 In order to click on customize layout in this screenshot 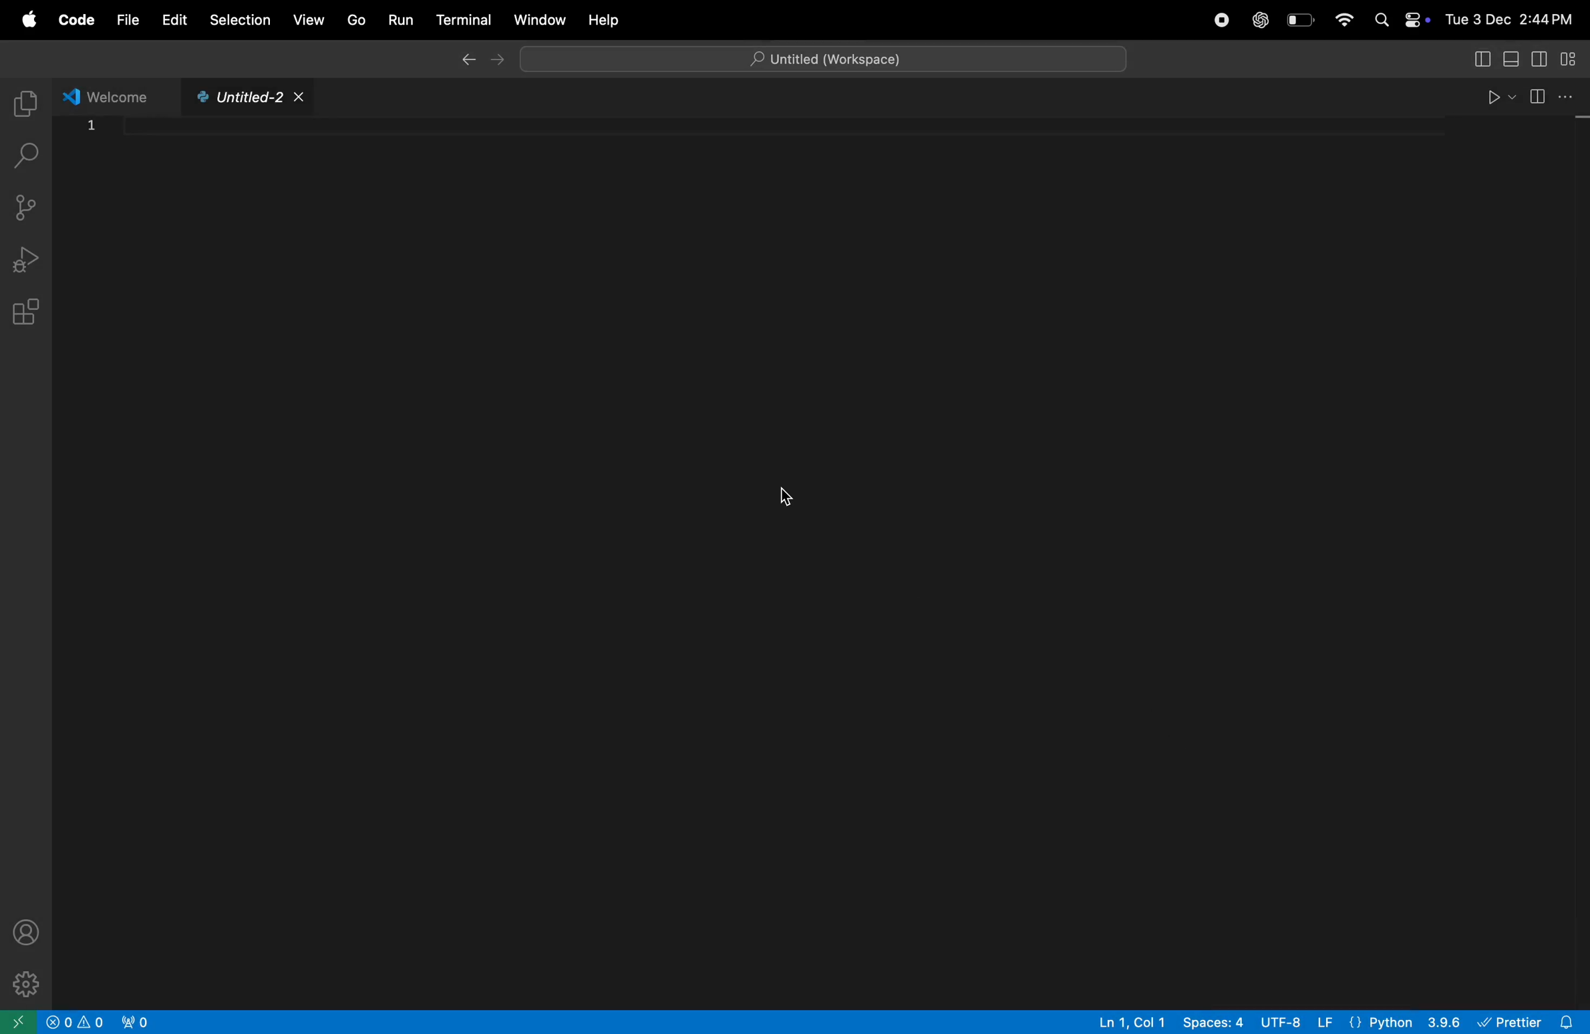, I will do `click(1573, 58)`.